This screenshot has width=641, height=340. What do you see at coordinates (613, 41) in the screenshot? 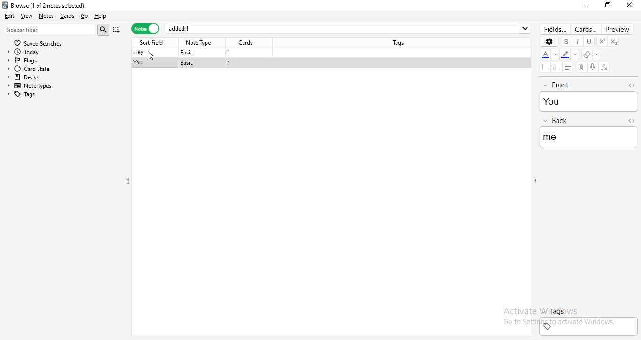
I see `subscript` at bounding box center [613, 41].